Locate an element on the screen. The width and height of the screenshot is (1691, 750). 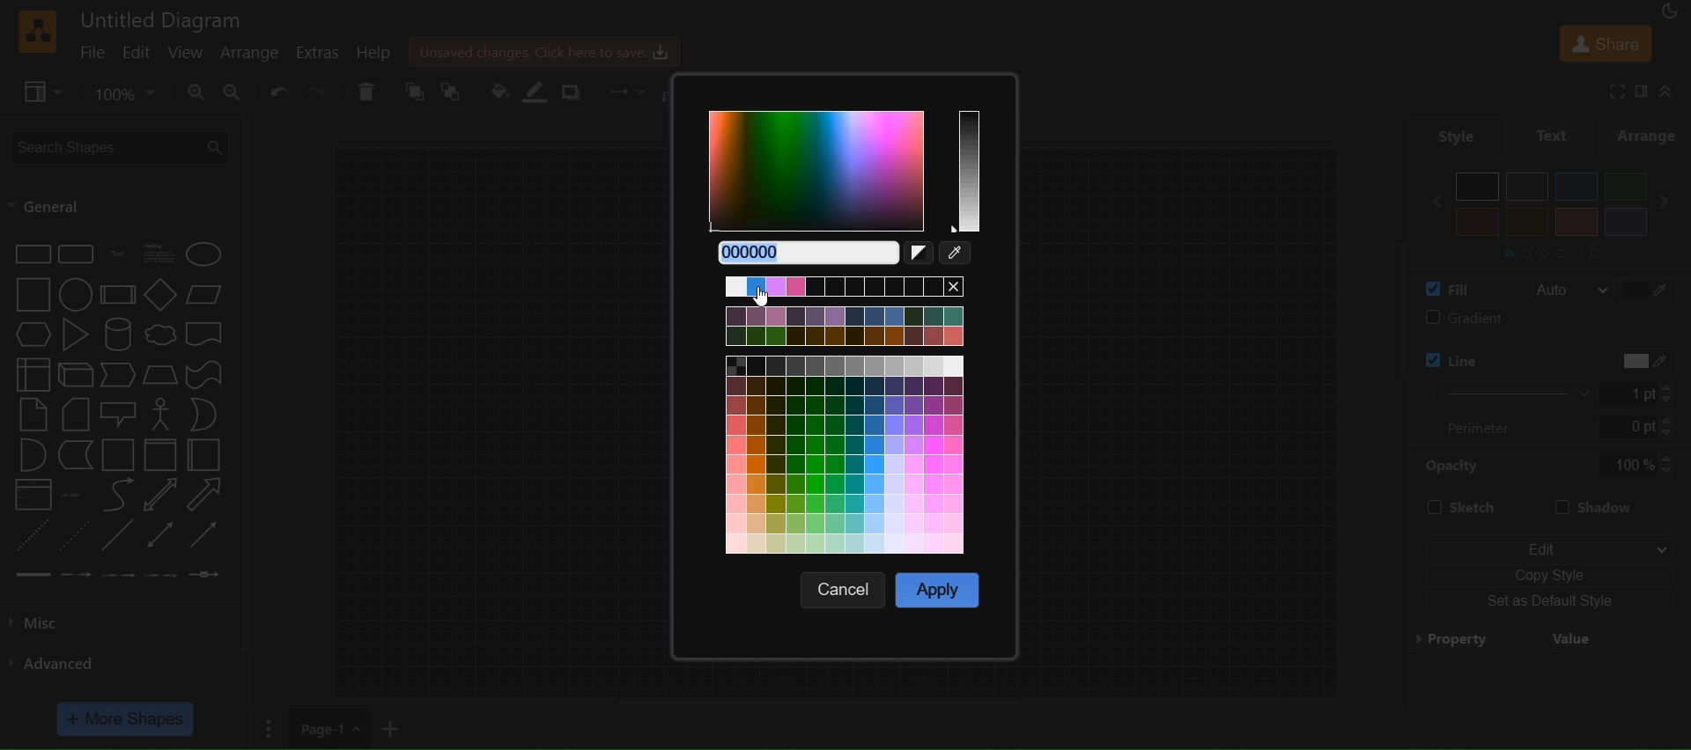
green color is located at coordinates (1624, 186).